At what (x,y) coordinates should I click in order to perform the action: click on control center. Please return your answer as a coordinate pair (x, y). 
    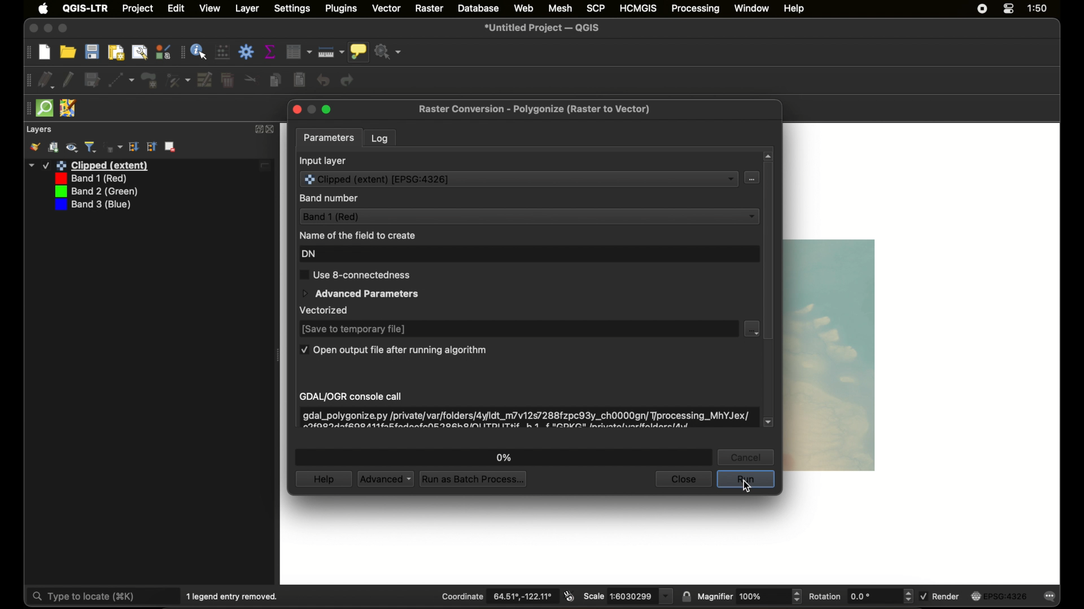
    Looking at the image, I should click on (1009, 9).